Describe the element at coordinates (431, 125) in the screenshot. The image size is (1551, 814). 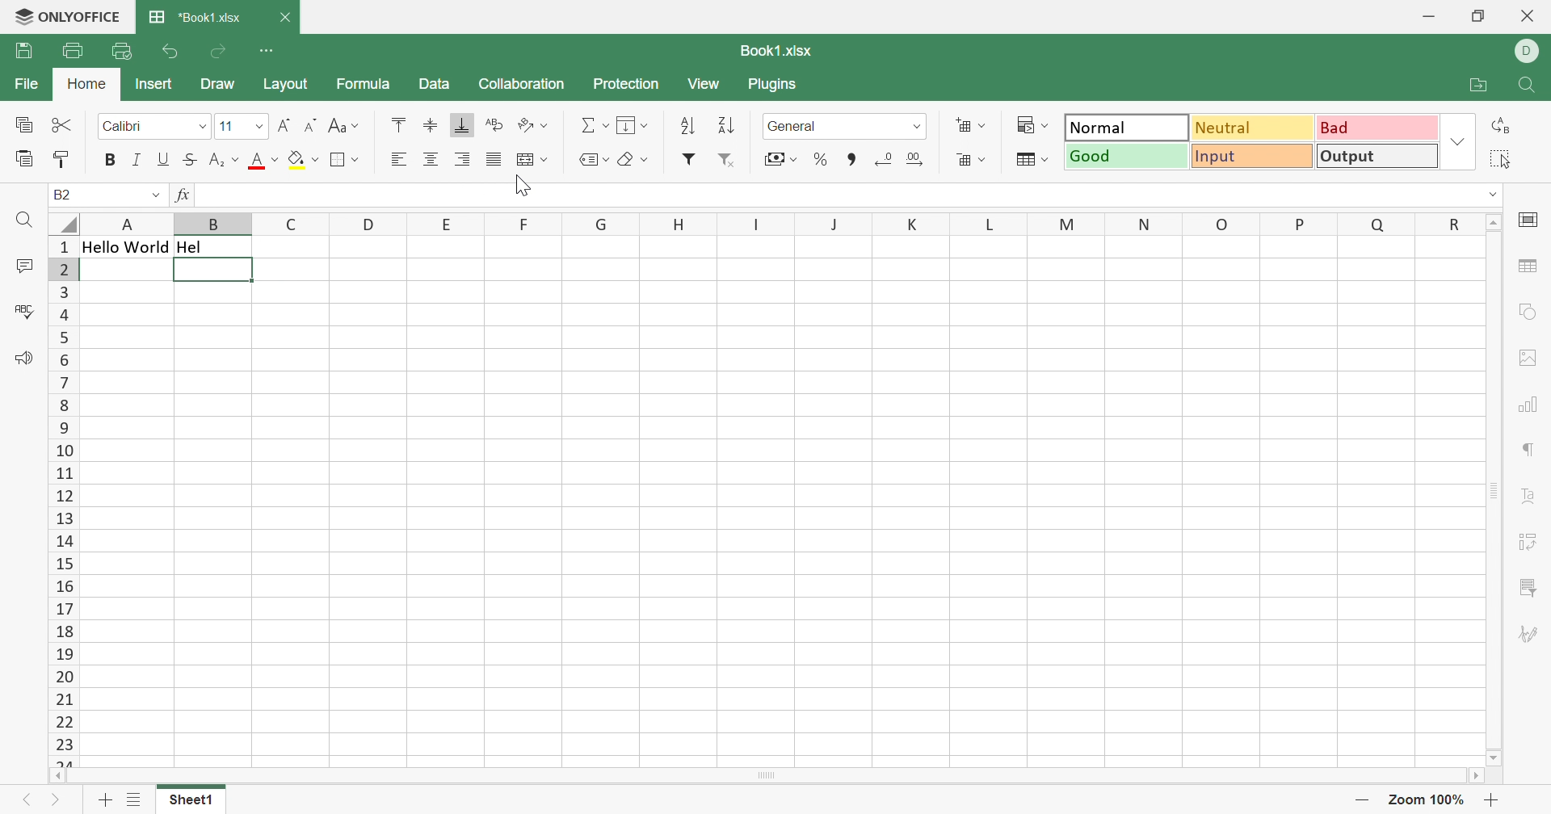
I see `Align middle` at that location.